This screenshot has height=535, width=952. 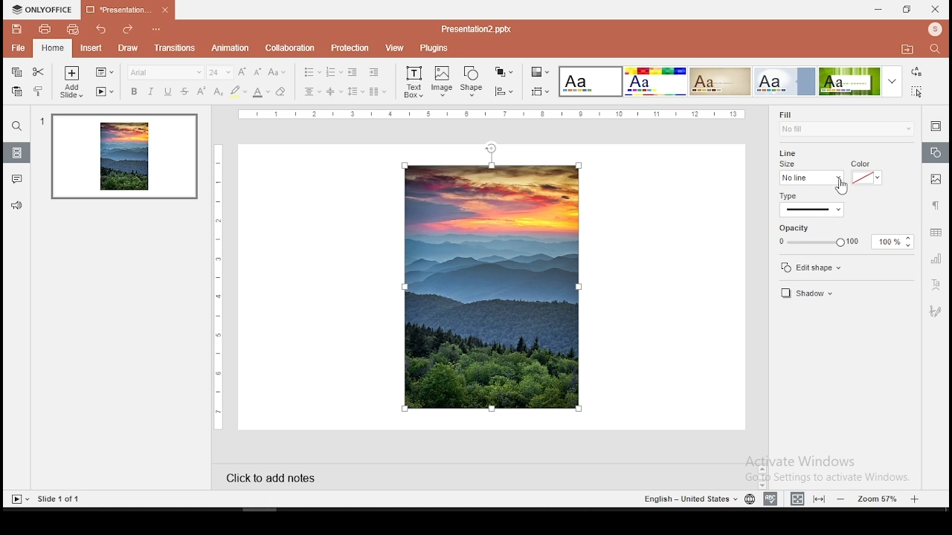 I want to click on theme , so click(x=720, y=82).